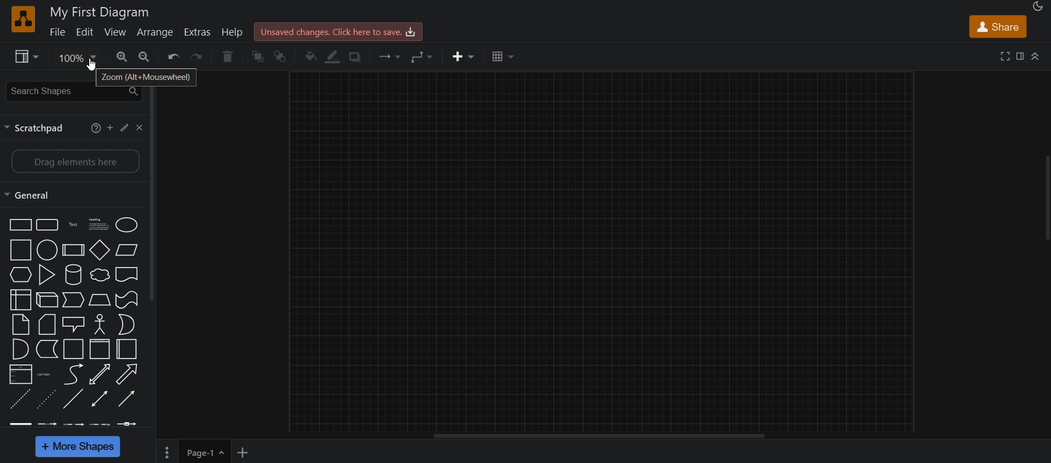  Describe the element at coordinates (391, 56) in the screenshot. I see `connection` at that location.